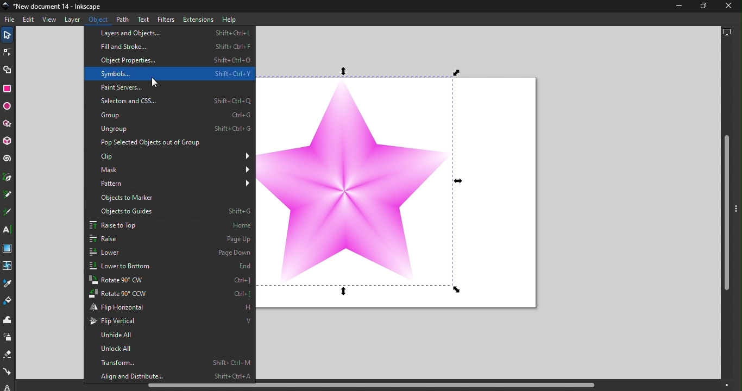 Image resolution: width=742 pixels, height=391 pixels. I want to click on Paint servers, so click(168, 87).